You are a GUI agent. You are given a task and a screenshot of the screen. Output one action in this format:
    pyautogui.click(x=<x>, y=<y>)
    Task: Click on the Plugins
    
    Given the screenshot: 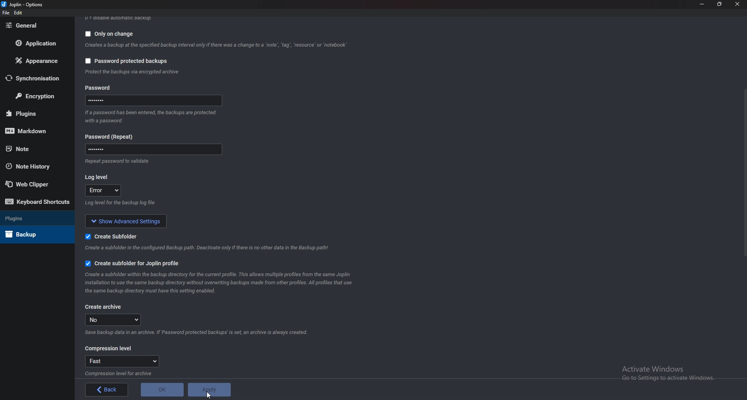 What is the action you would take?
    pyautogui.click(x=33, y=113)
    